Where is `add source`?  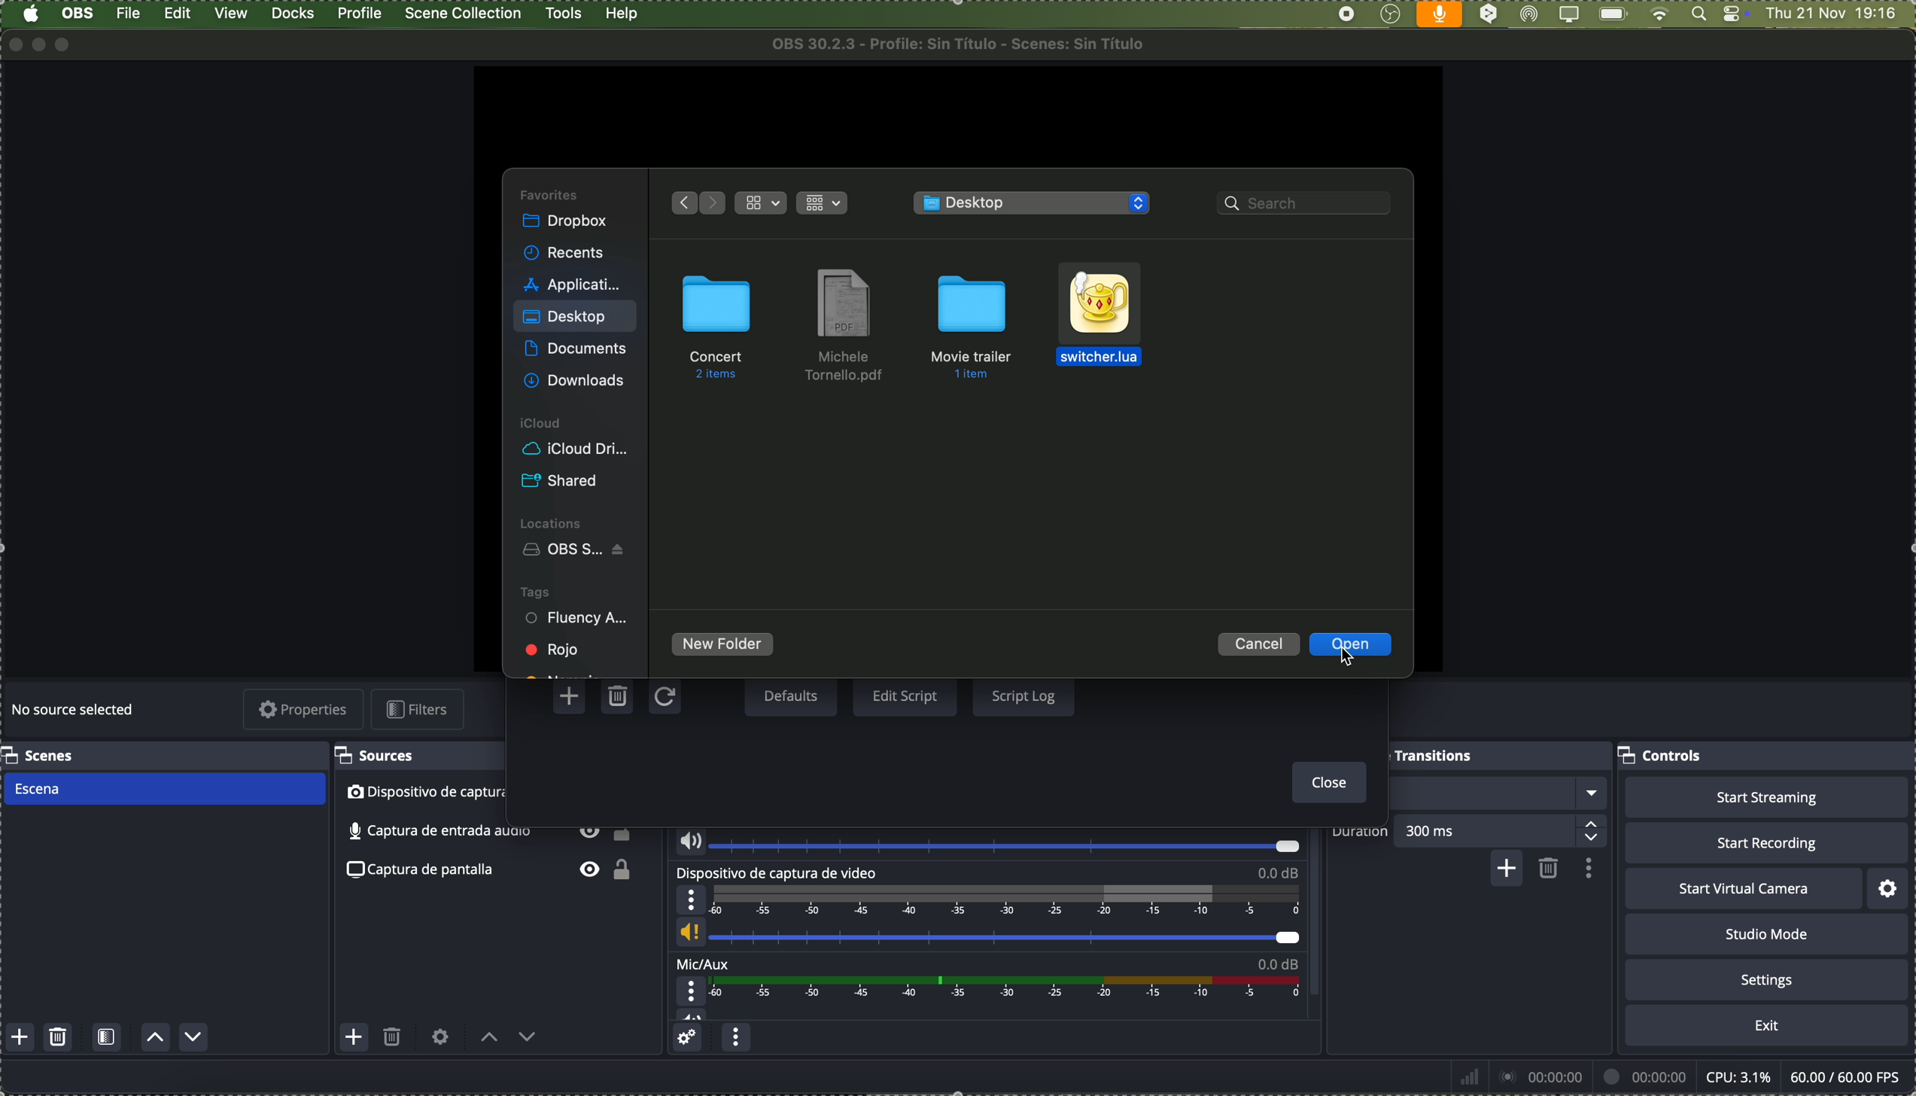
add source is located at coordinates (354, 1037).